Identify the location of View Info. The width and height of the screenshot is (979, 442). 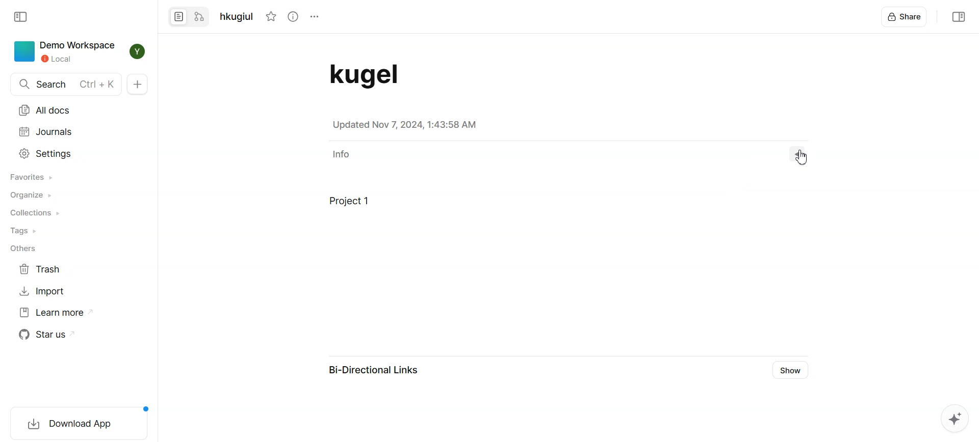
(293, 16).